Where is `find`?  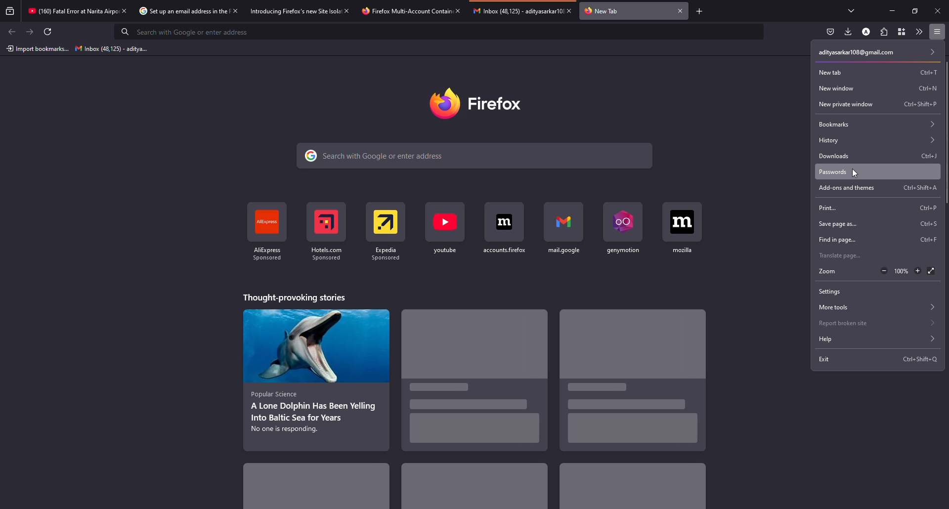 find is located at coordinates (835, 240).